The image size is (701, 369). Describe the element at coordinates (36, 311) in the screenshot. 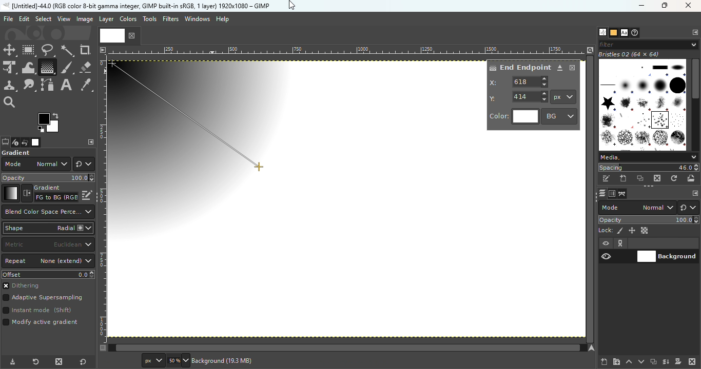

I see `Instant mode` at that location.